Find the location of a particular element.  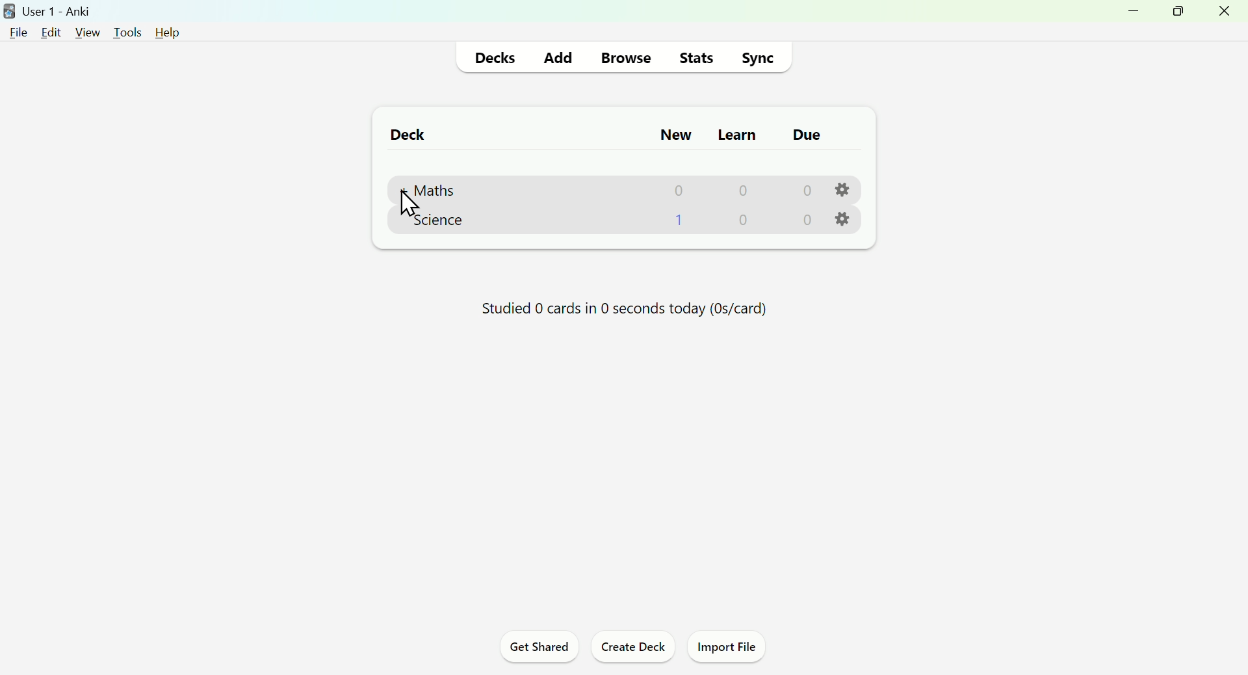

User 1 - Anki is located at coordinates (51, 10).